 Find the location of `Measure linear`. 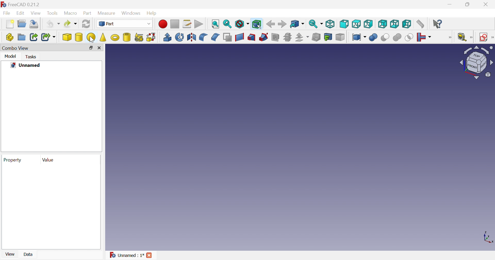

Measure linear is located at coordinates (465, 36).